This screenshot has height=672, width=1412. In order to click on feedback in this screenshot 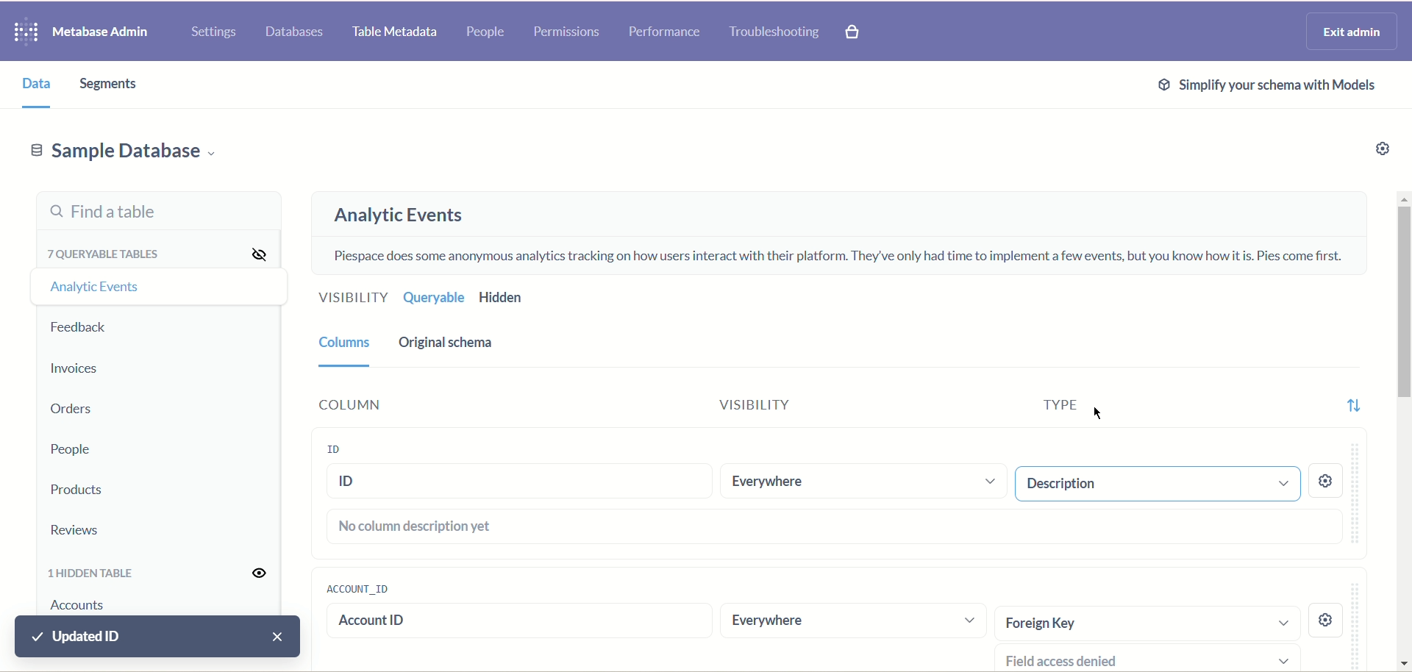, I will do `click(82, 328)`.